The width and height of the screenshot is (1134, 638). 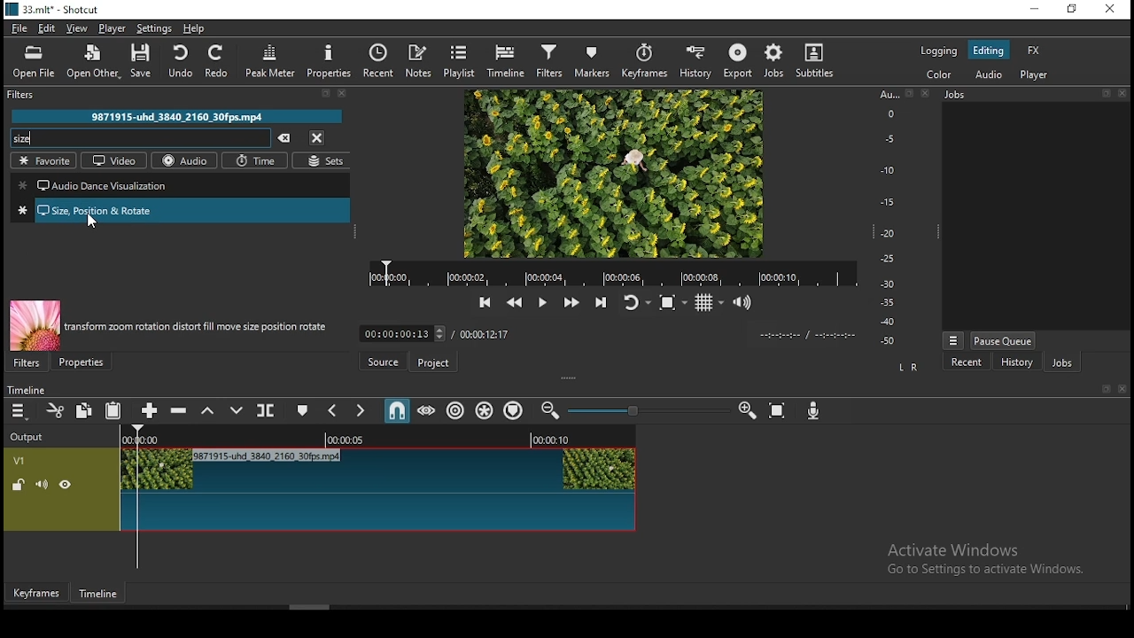 I want to click on / 00:00:12:17, so click(x=481, y=334).